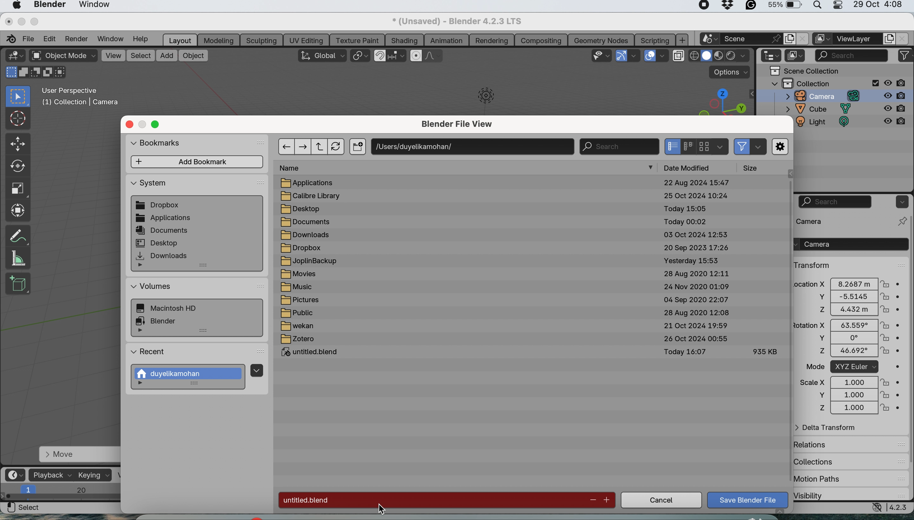  Describe the element at coordinates (781, 147) in the screenshot. I see `more settings` at that location.